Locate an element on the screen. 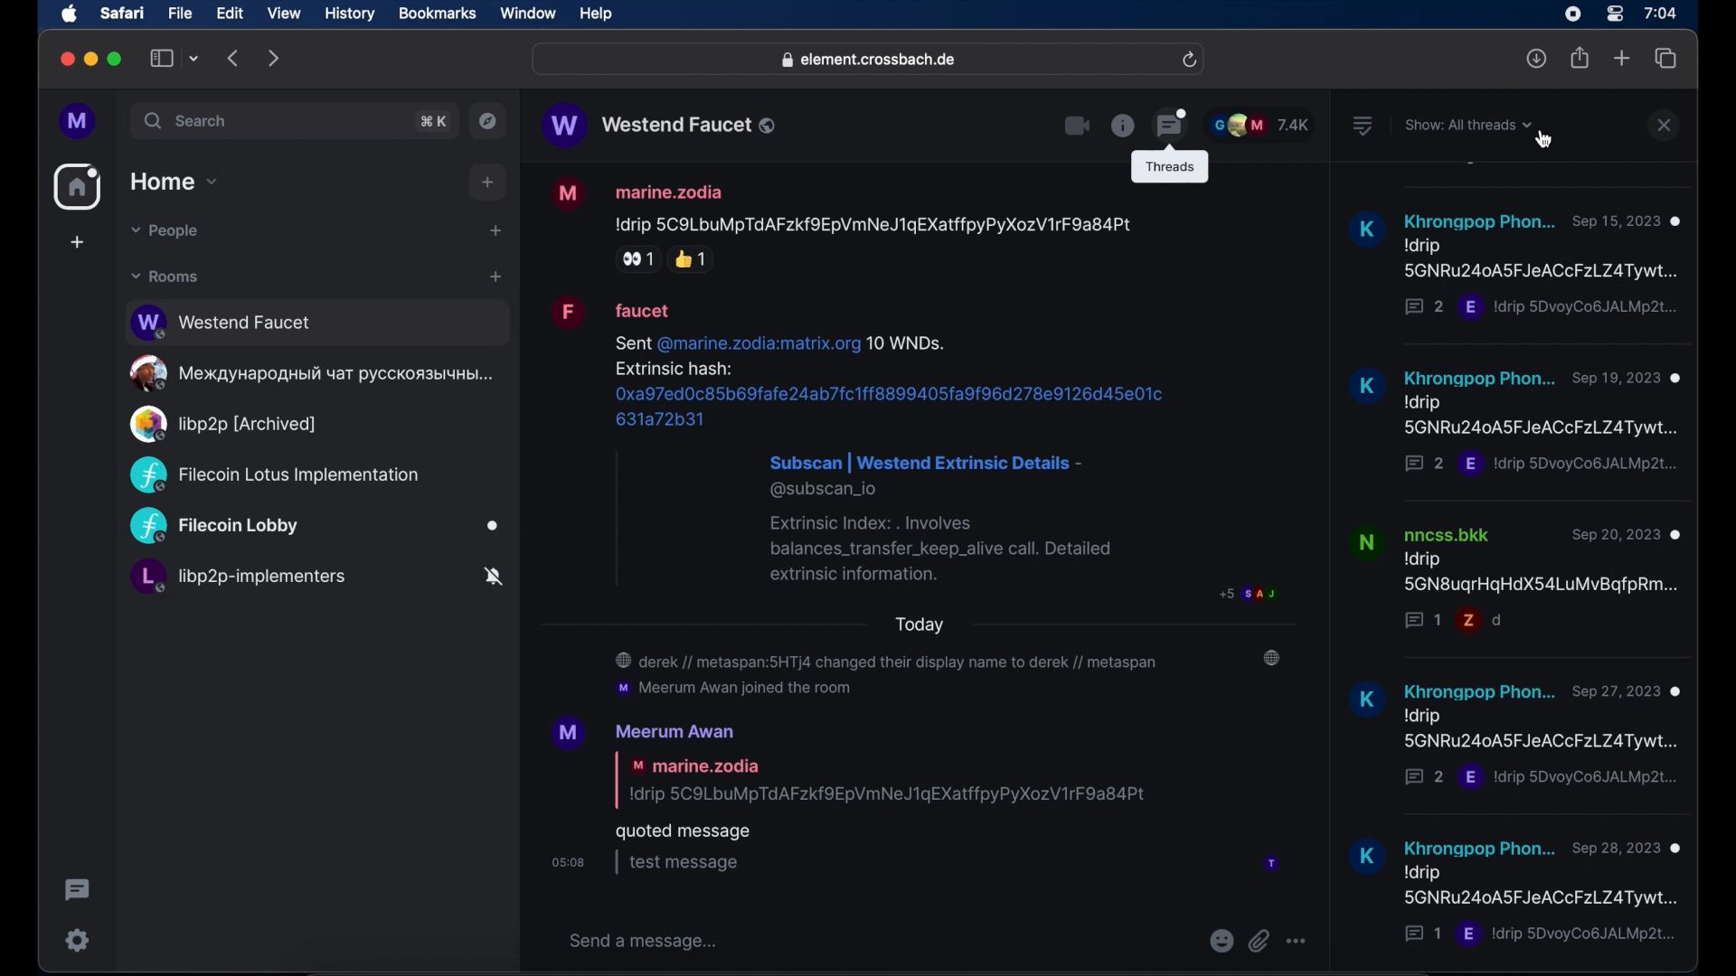 The width and height of the screenshot is (1736, 976). downloads is located at coordinates (1537, 58).